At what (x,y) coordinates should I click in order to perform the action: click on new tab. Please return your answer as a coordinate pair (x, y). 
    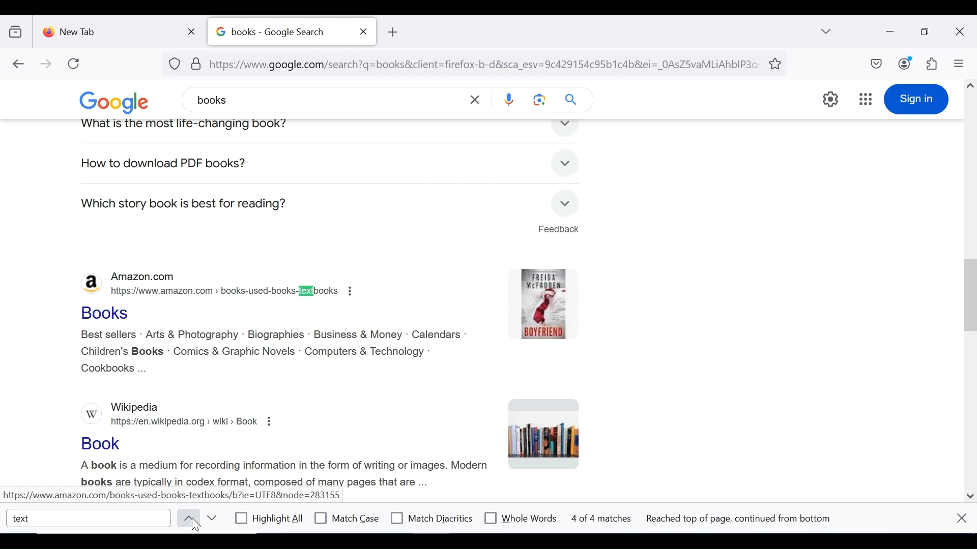
    Looking at the image, I should click on (109, 29).